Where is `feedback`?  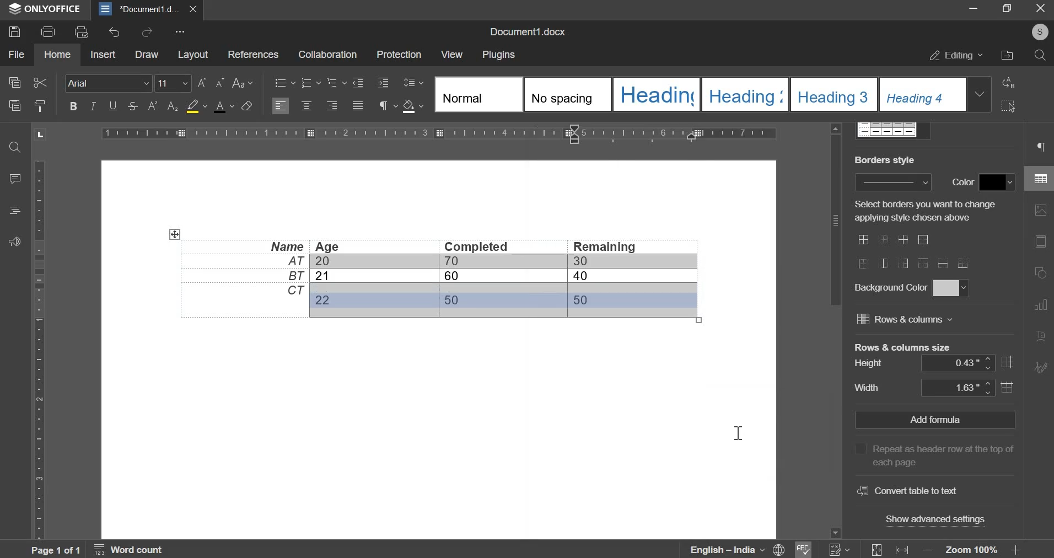 feedback is located at coordinates (15, 242).